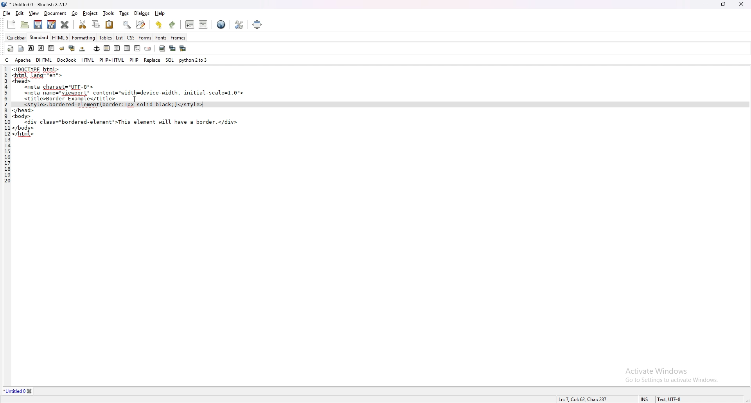 The image size is (751, 403). What do you see at coordinates (148, 49) in the screenshot?
I see `email` at bounding box center [148, 49].